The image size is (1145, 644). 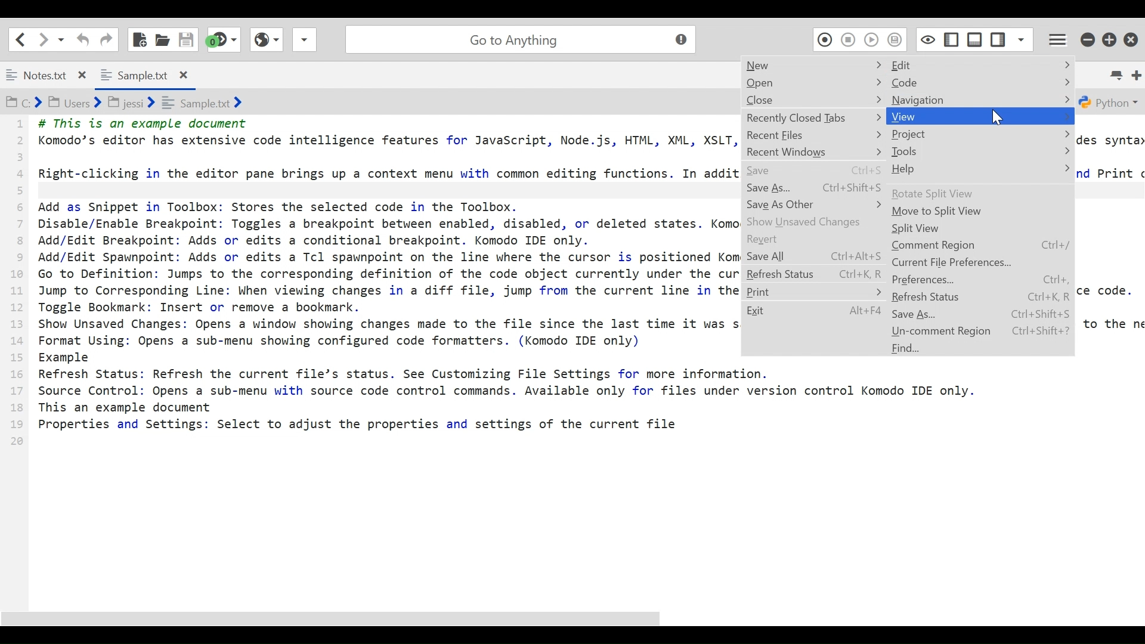 I want to click on Refresh Status Ctrl+K, R, so click(x=815, y=273).